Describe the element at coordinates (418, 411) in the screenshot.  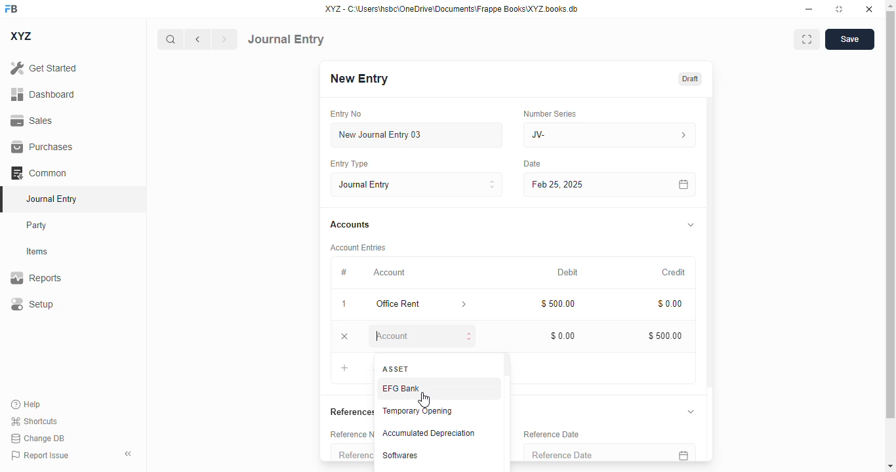
I see `temporary opening` at that location.